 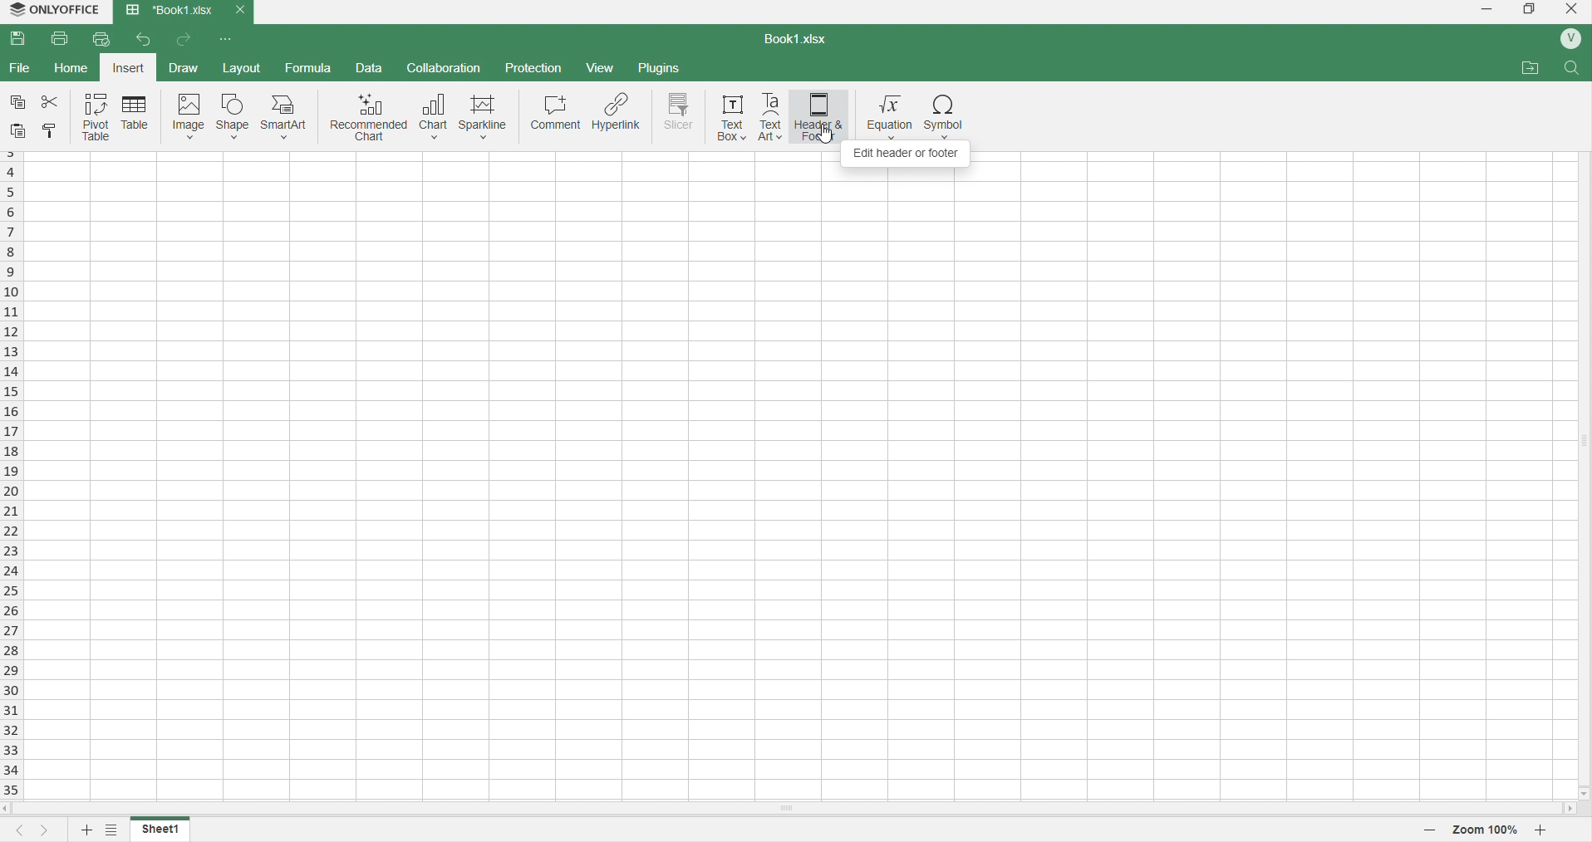 What do you see at coordinates (13, 830) in the screenshot?
I see `previous sheet` at bounding box center [13, 830].